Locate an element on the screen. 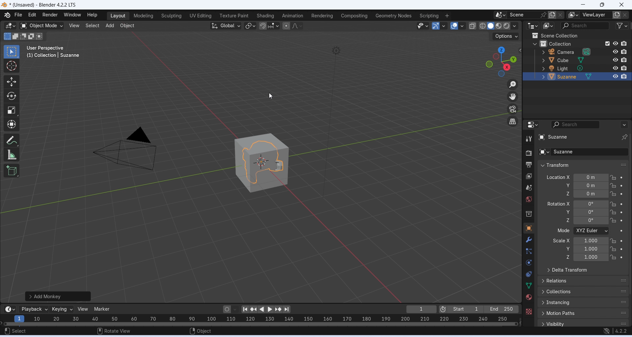 Image resolution: width=632 pixels, height=337 pixels. instancing is located at coordinates (584, 303).